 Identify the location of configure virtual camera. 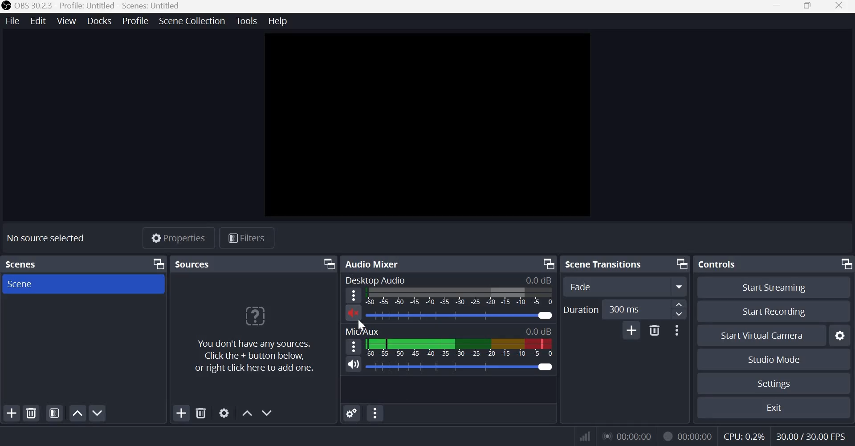
(839, 336).